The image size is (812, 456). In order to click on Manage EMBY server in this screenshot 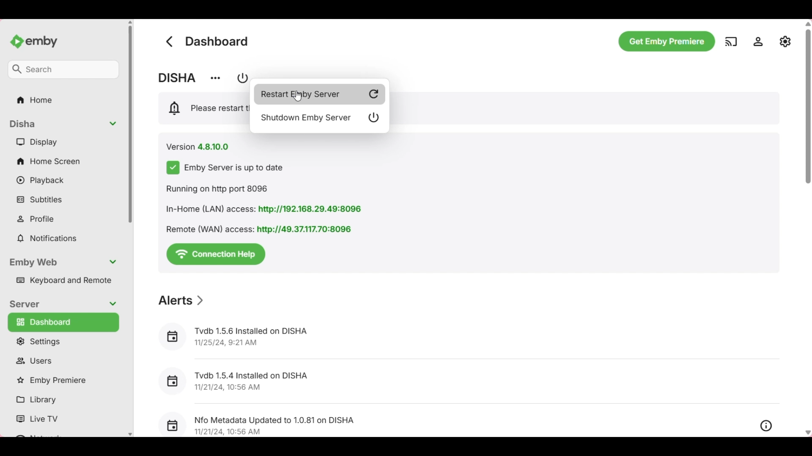, I will do `click(785, 41)`.